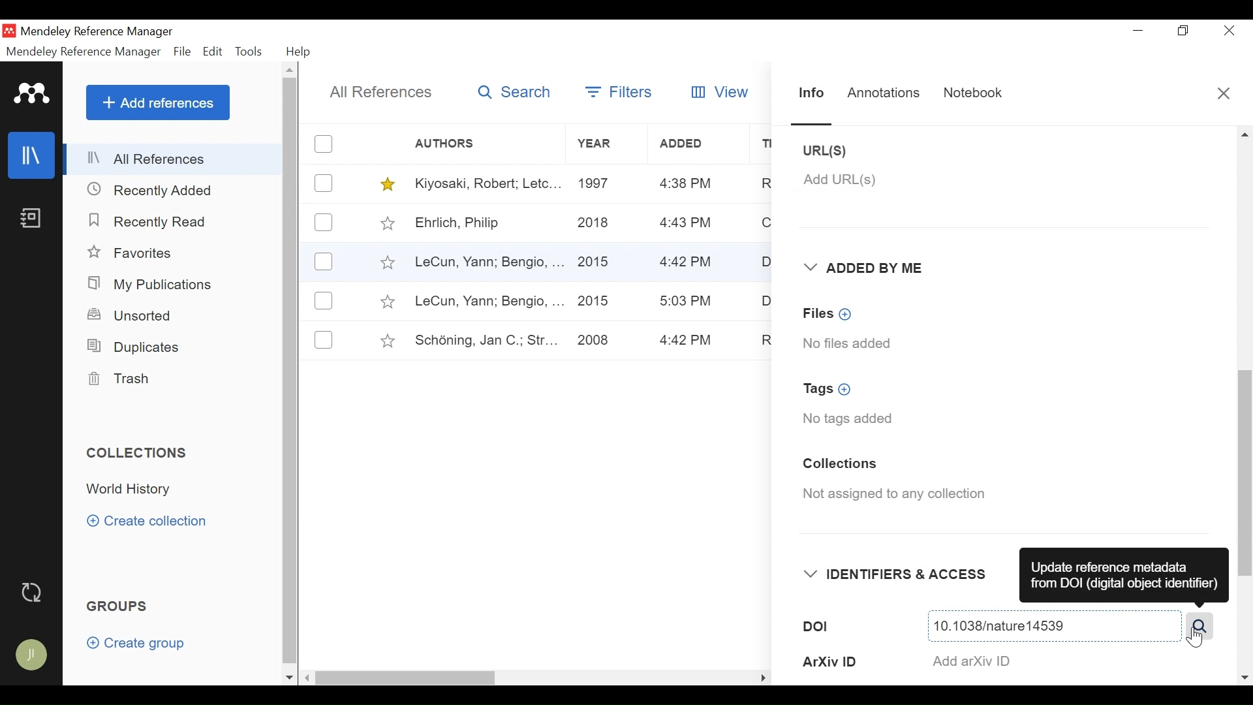 Image resolution: width=1253 pixels, height=705 pixels. What do you see at coordinates (382, 92) in the screenshot?
I see `All References` at bounding box center [382, 92].